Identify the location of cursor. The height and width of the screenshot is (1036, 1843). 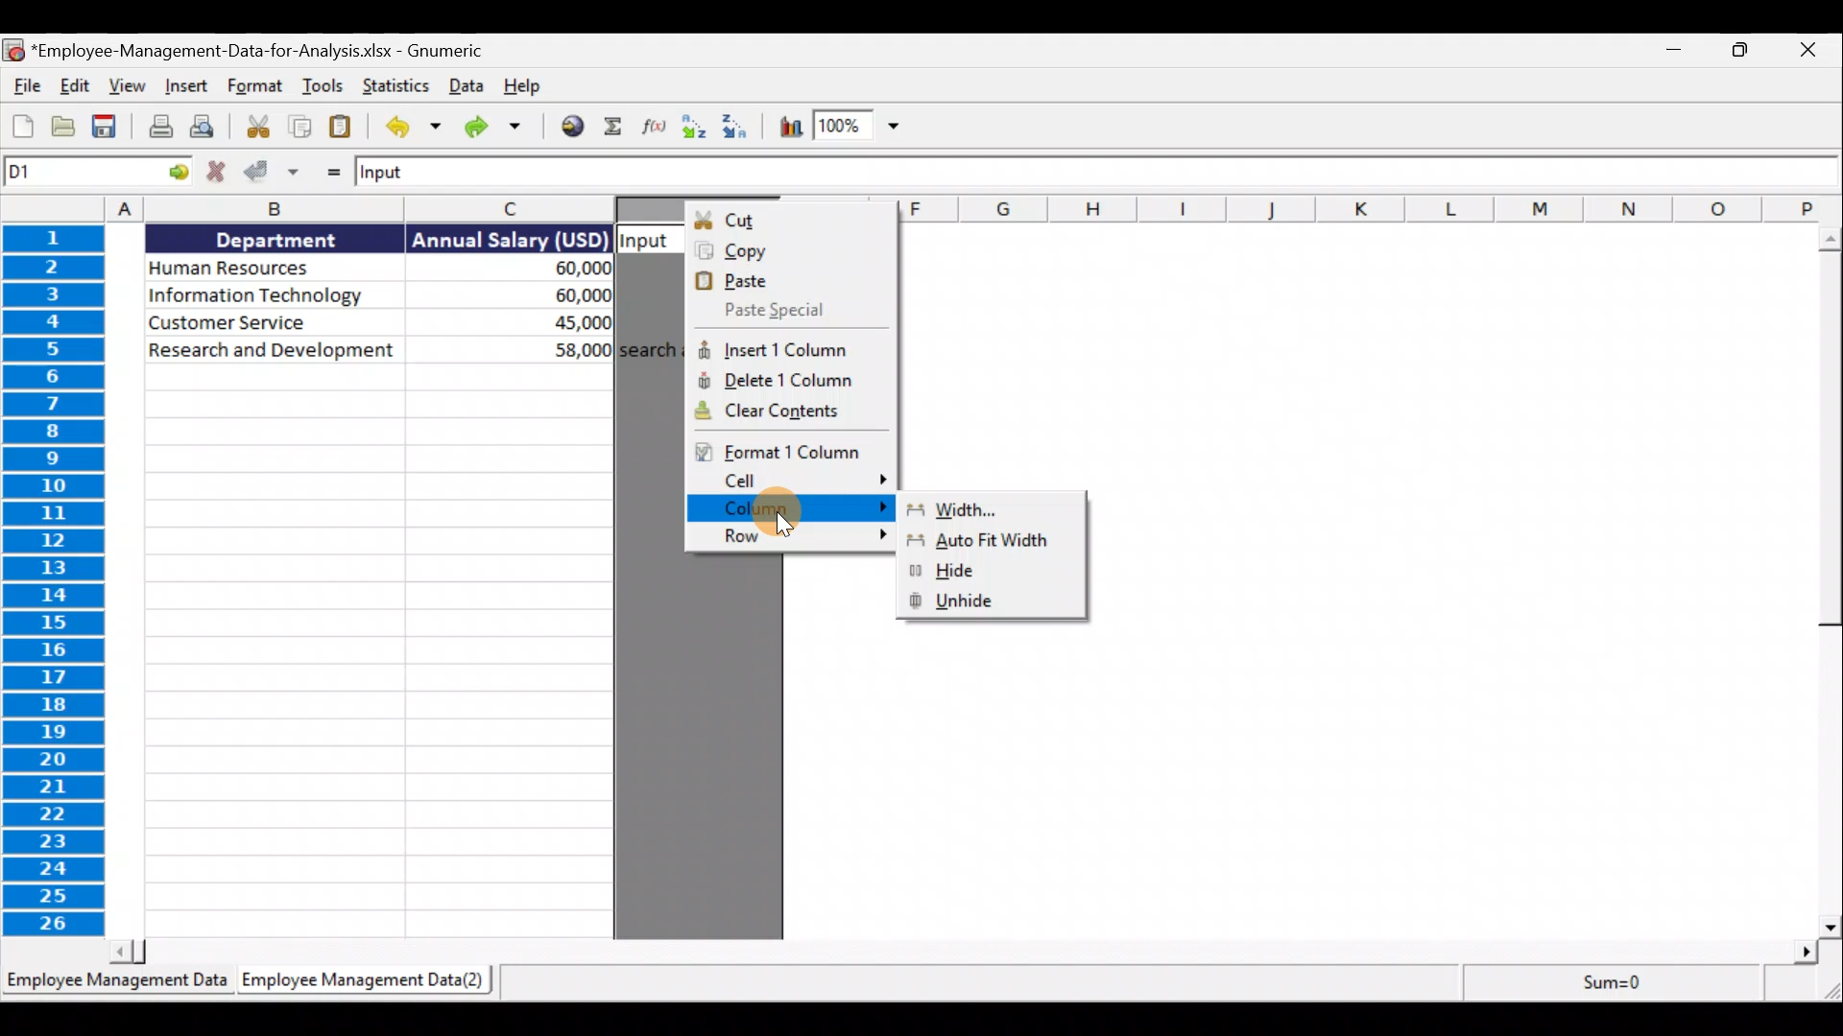
(783, 526).